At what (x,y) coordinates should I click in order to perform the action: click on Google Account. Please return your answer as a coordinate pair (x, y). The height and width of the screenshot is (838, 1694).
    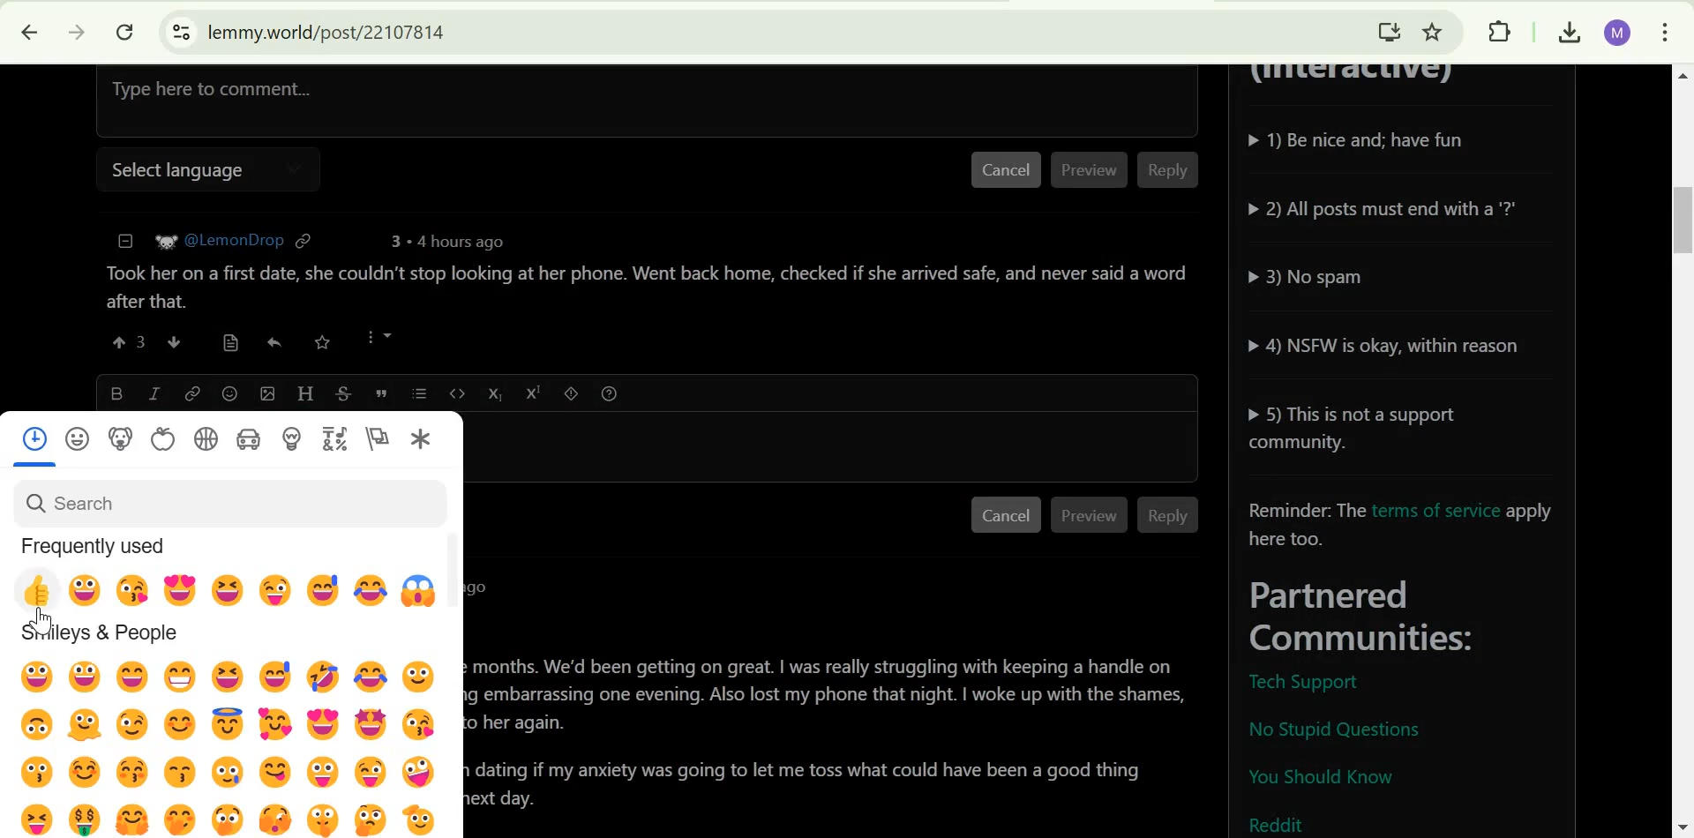
    Looking at the image, I should click on (1617, 34).